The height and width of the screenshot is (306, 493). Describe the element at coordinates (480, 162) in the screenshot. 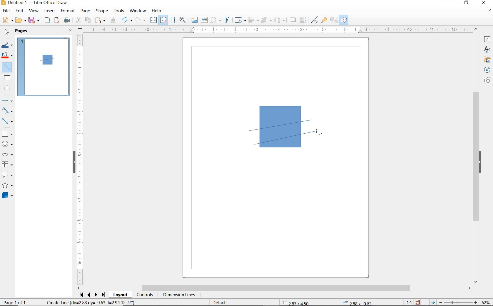

I see `HIDE` at that location.